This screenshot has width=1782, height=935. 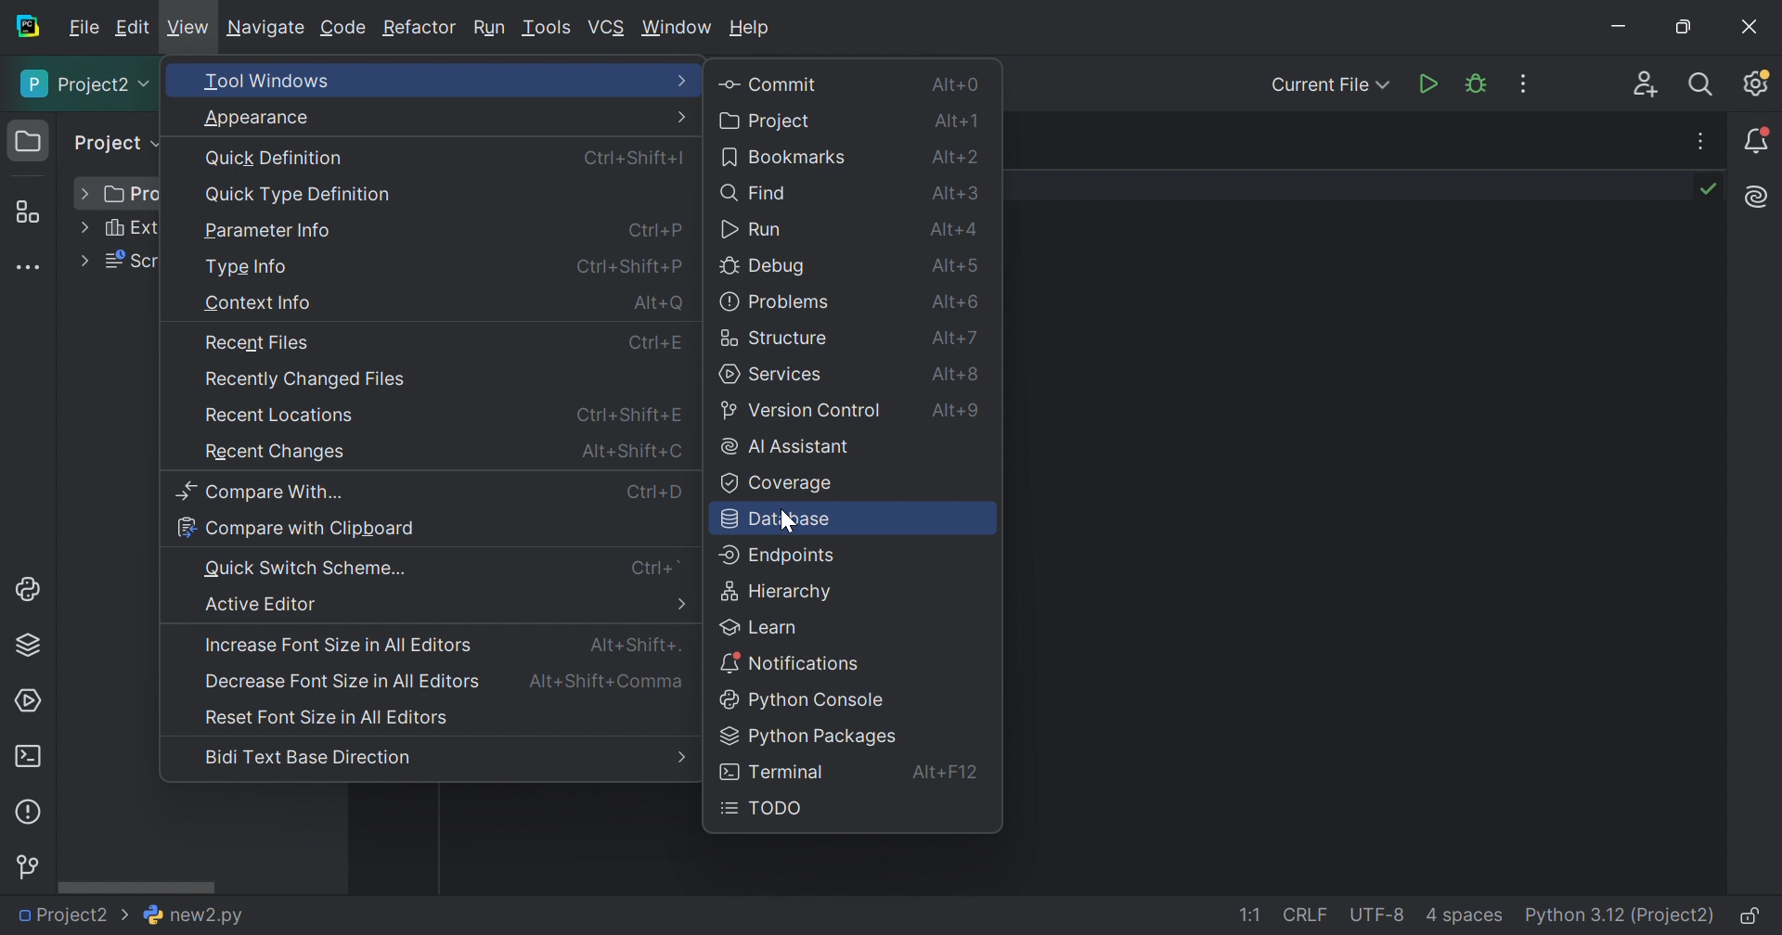 I want to click on Cursor, so click(x=785, y=522).